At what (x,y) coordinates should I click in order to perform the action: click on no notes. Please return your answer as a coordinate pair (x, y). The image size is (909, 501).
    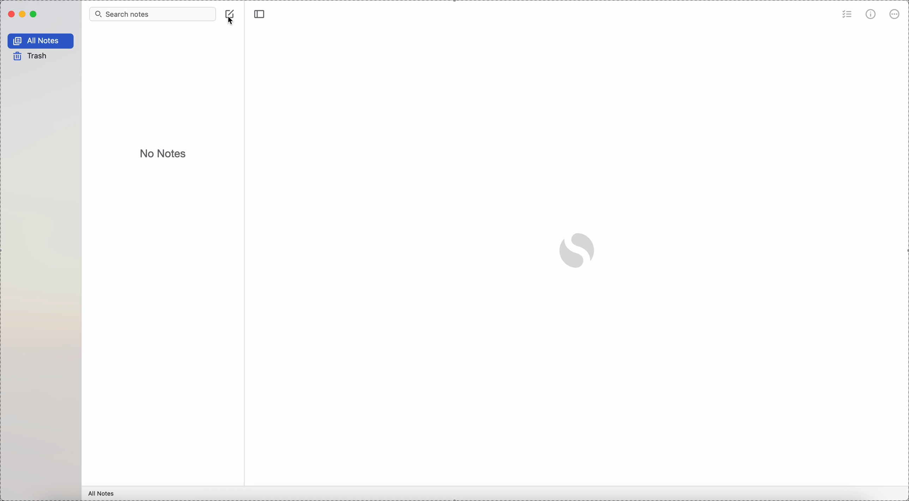
    Looking at the image, I should click on (164, 153).